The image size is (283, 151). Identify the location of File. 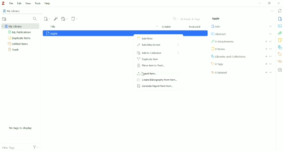
(11, 4).